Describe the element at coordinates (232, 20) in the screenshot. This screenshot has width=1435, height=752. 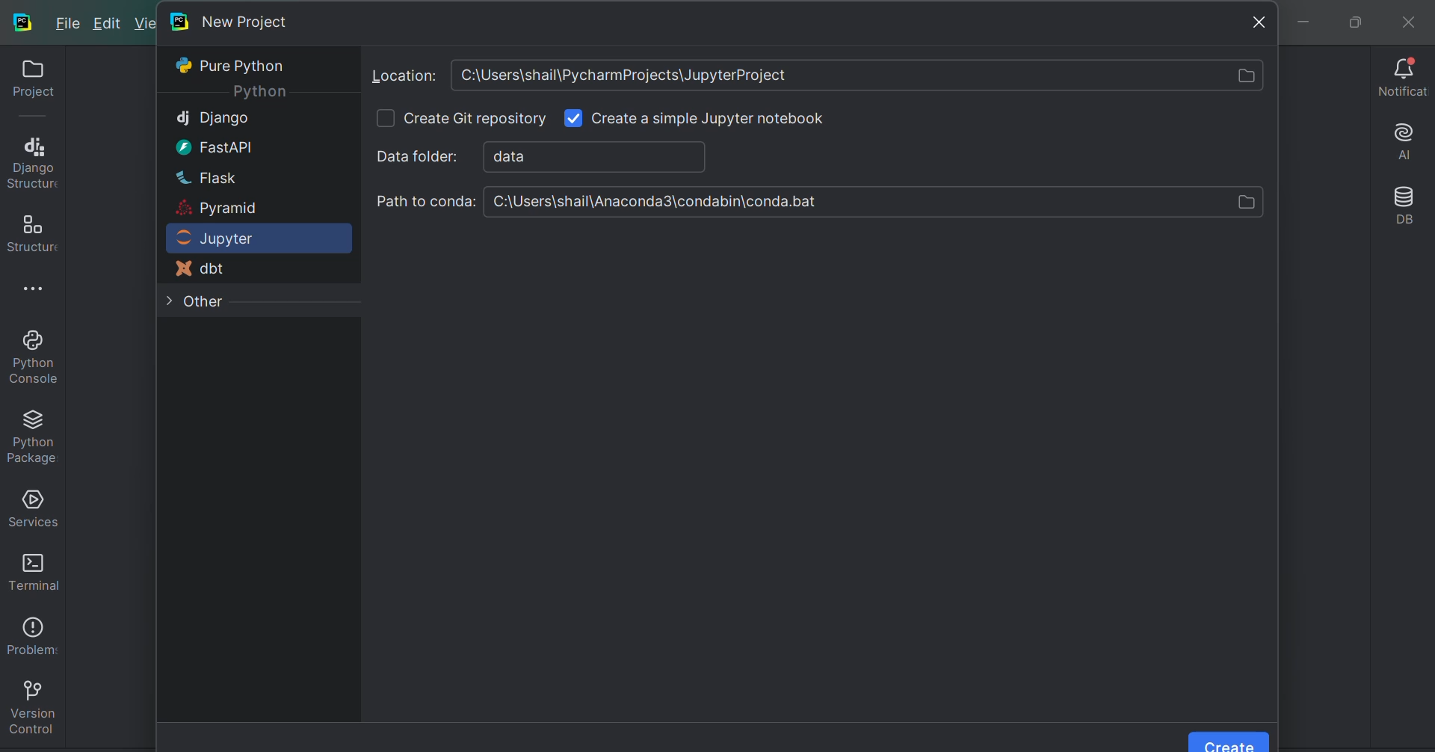
I see `New project` at that location.